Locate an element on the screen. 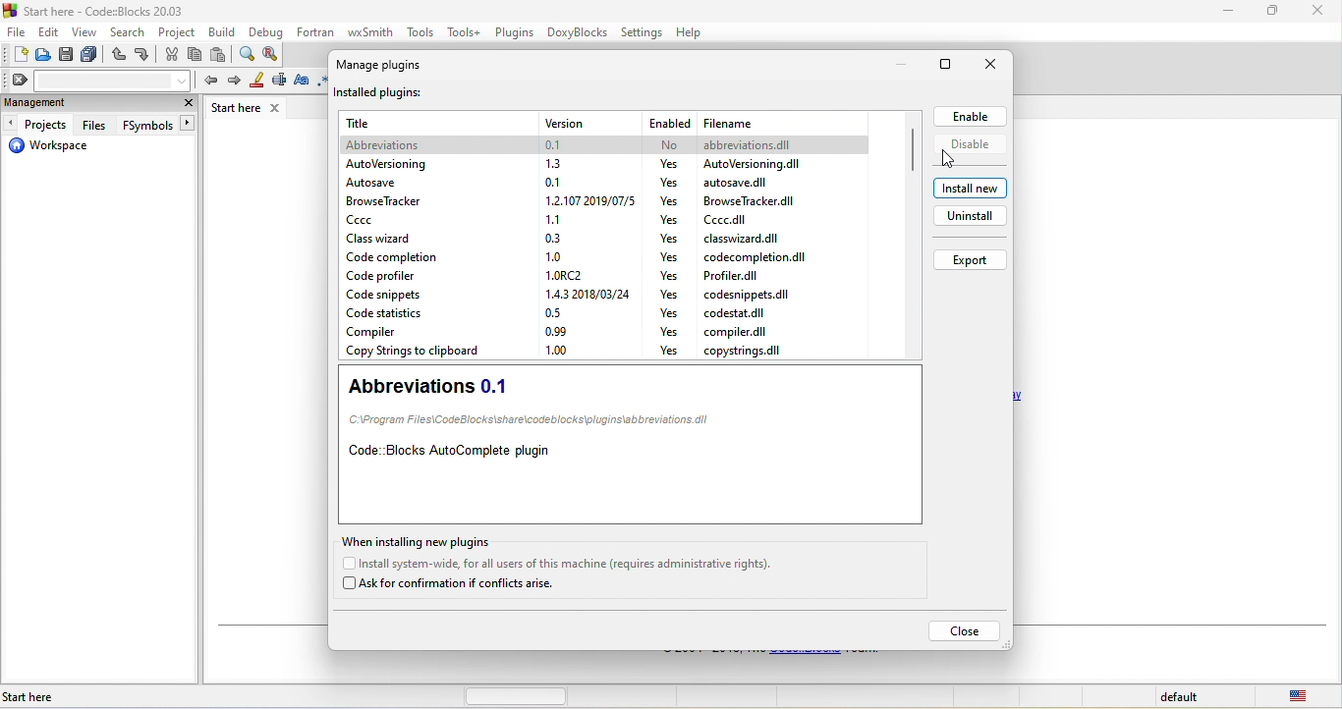 This screenshot has width=1342, height=709. help is located at coordinates (688, 31).